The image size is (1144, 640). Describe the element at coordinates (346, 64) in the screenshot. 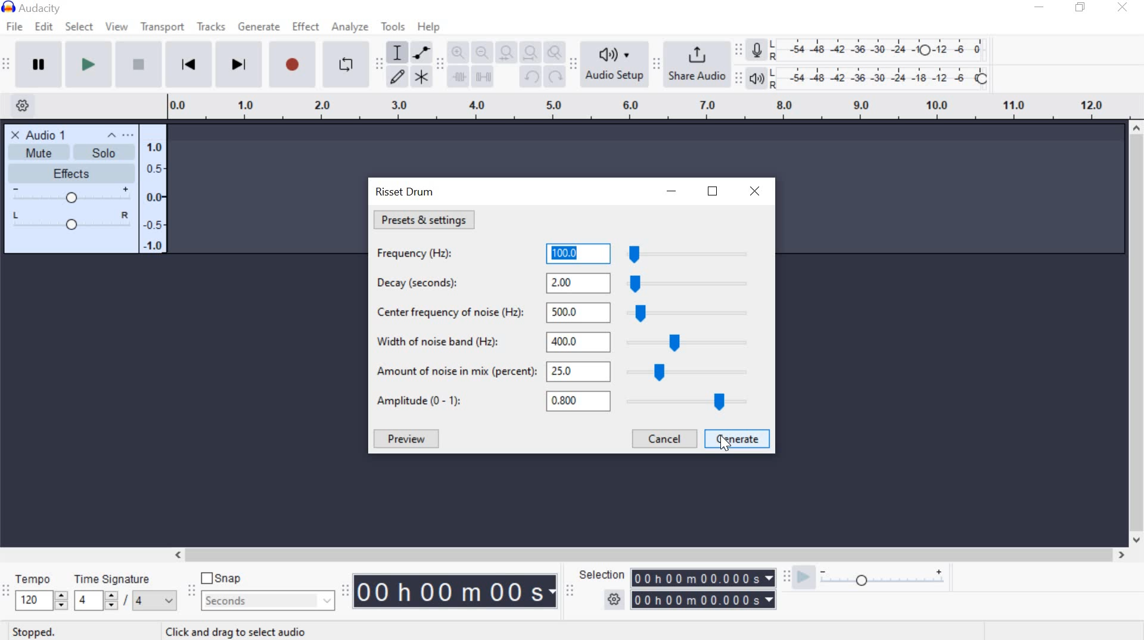

I see `Enable Looping` at that location.